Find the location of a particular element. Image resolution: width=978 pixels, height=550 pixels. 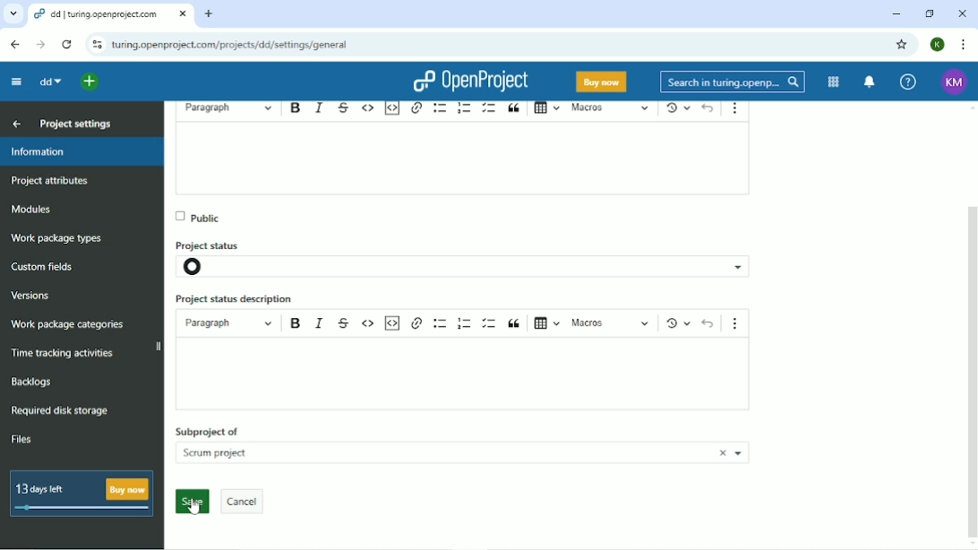

Project attributes is located at coordinates (51, 183).